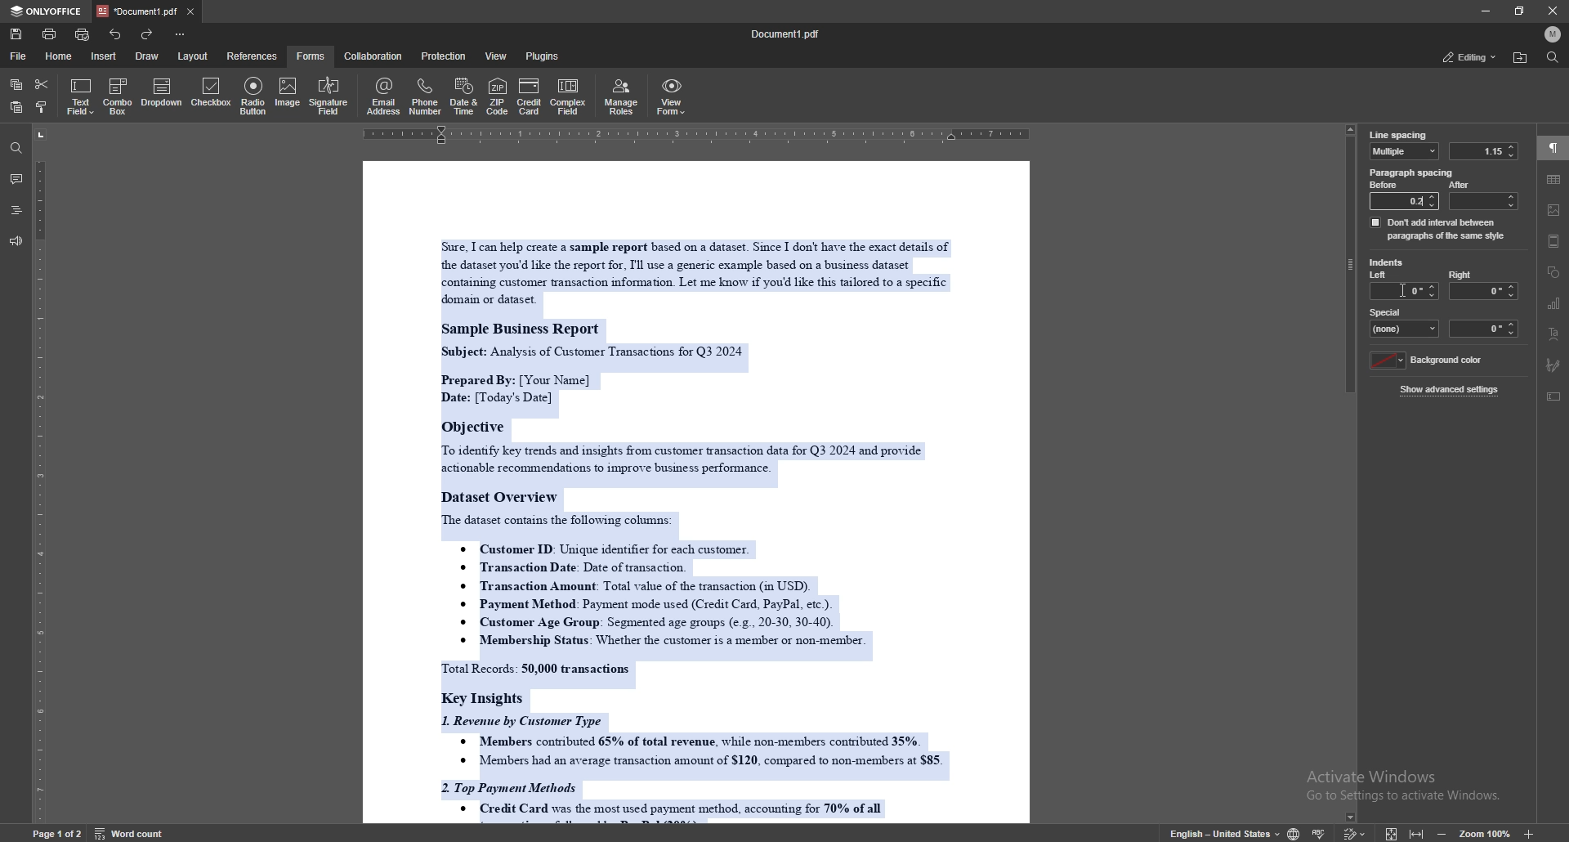  Describe the element at coordinates (81, 96) in the screenshot. I see `text field` at that location.